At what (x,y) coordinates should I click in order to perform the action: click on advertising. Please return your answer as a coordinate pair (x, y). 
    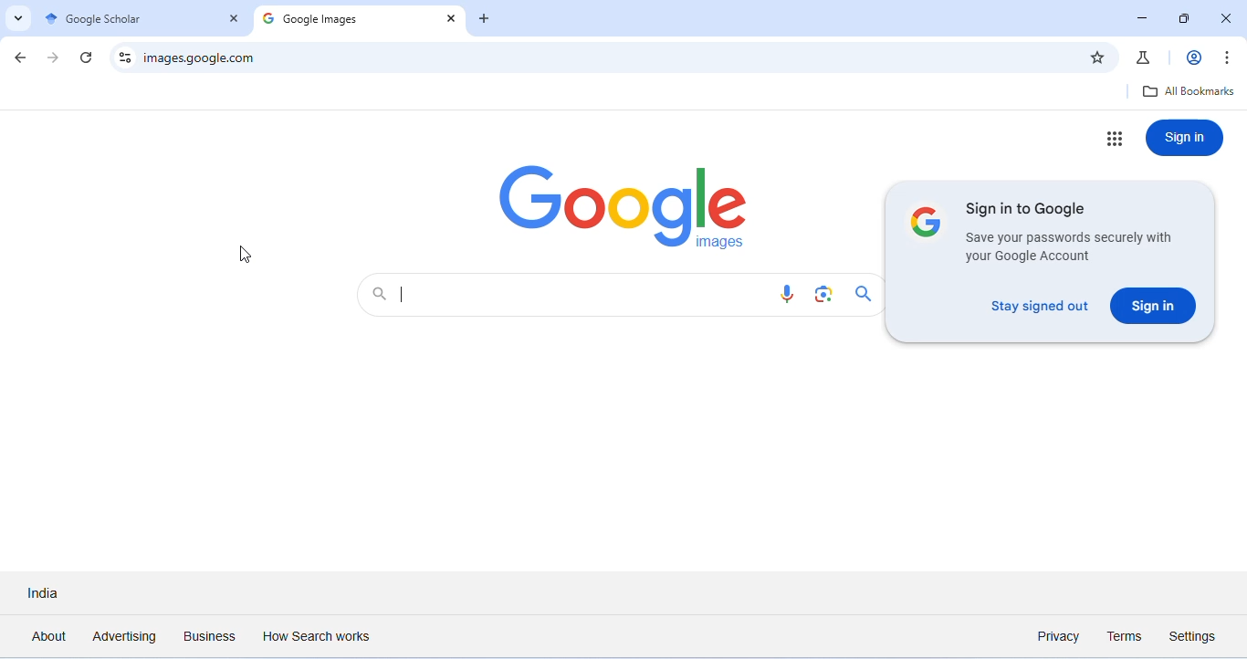
    Looking at the image, I should click on (125, 634).